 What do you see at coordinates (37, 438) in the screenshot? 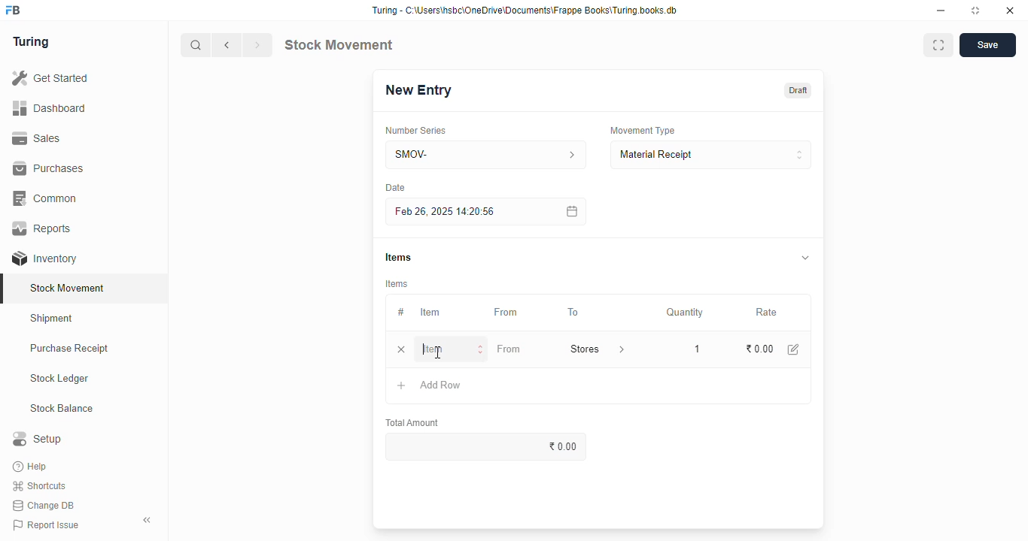
I see `setup` at bounding box center [37, 438].